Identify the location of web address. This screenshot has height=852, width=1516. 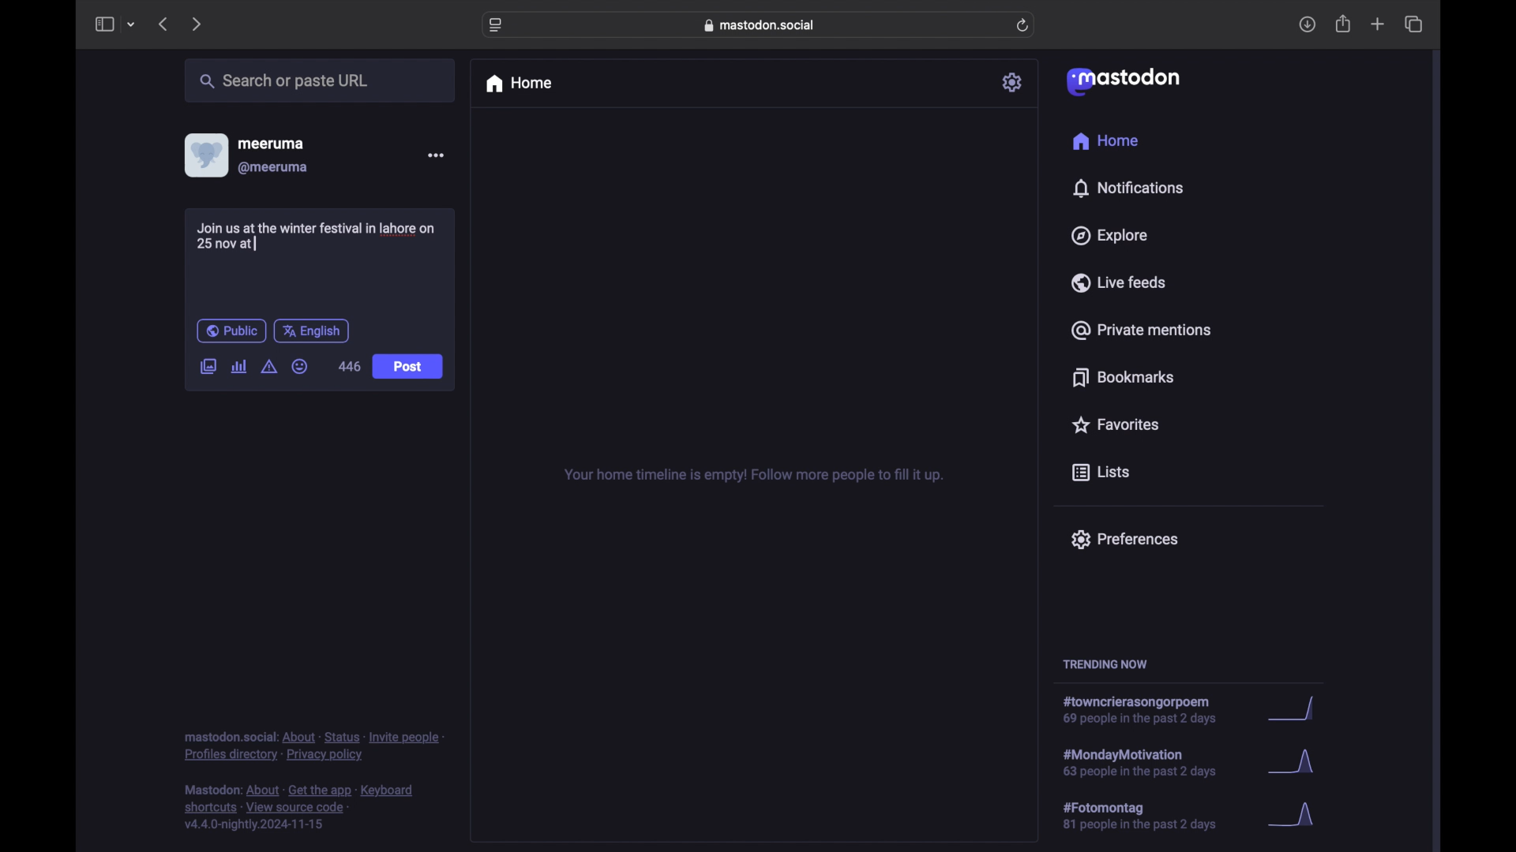
(763, 24).